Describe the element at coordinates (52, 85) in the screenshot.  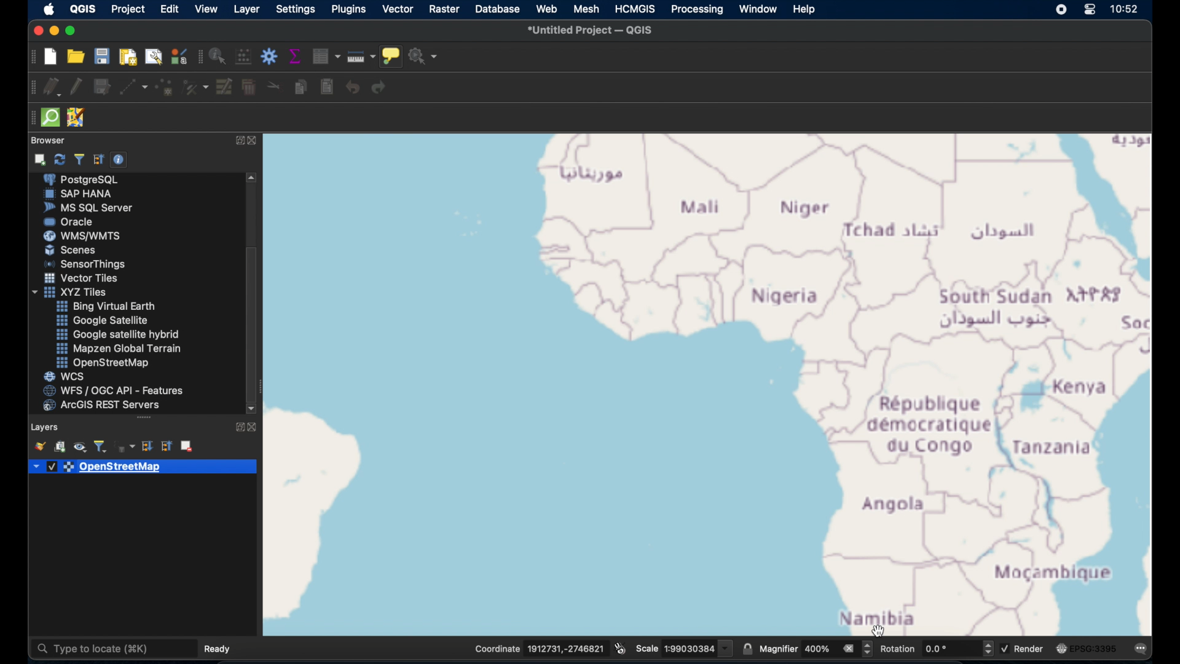
I see `current edits` at that location.